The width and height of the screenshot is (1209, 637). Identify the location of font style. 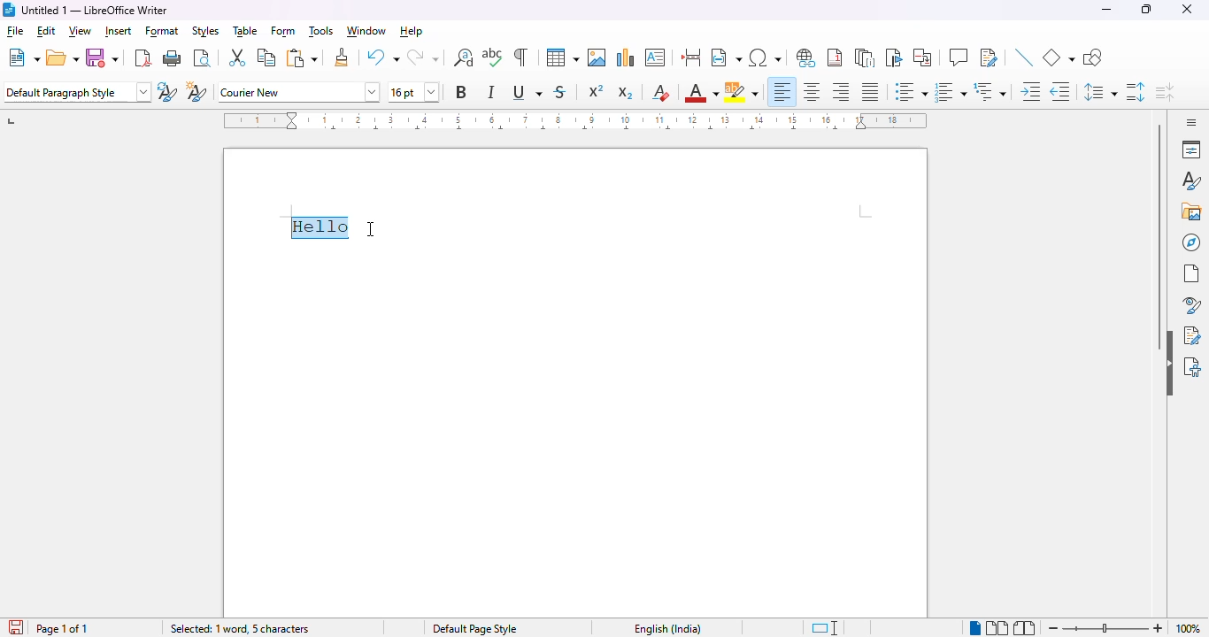
(299, 91).